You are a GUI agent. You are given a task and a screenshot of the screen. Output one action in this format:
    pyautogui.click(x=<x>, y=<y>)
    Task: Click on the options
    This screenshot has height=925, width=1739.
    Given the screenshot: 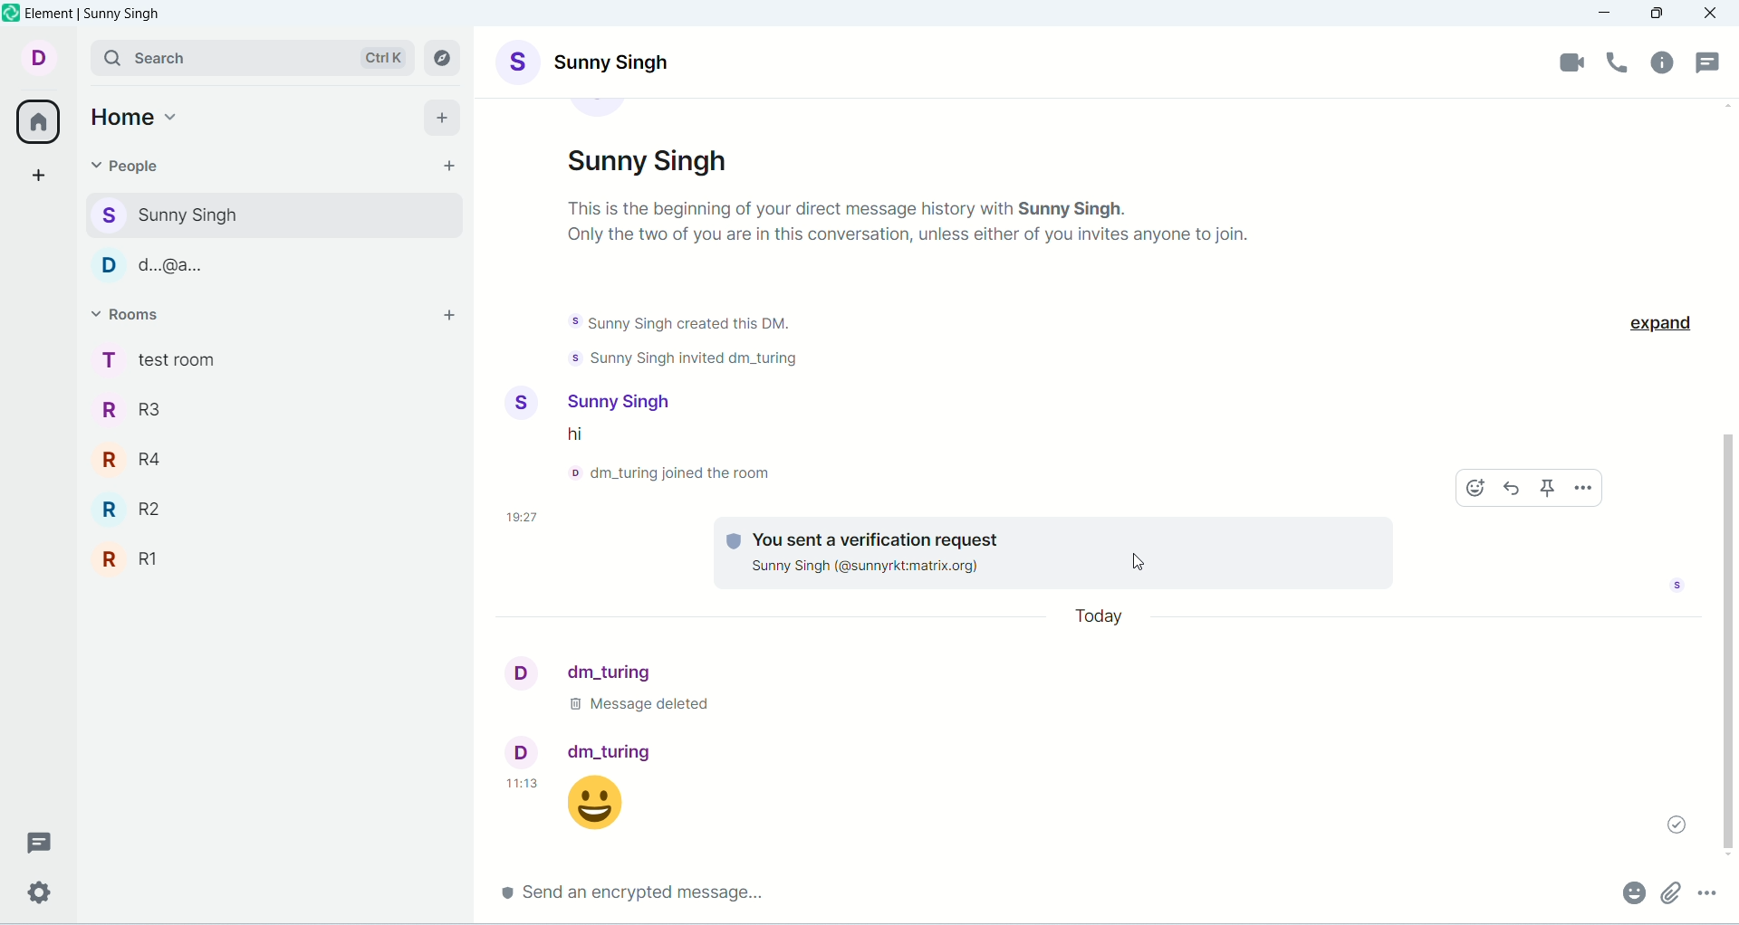 What is the action you would take?
    pyautogui.click(x=1713, y=890)
    